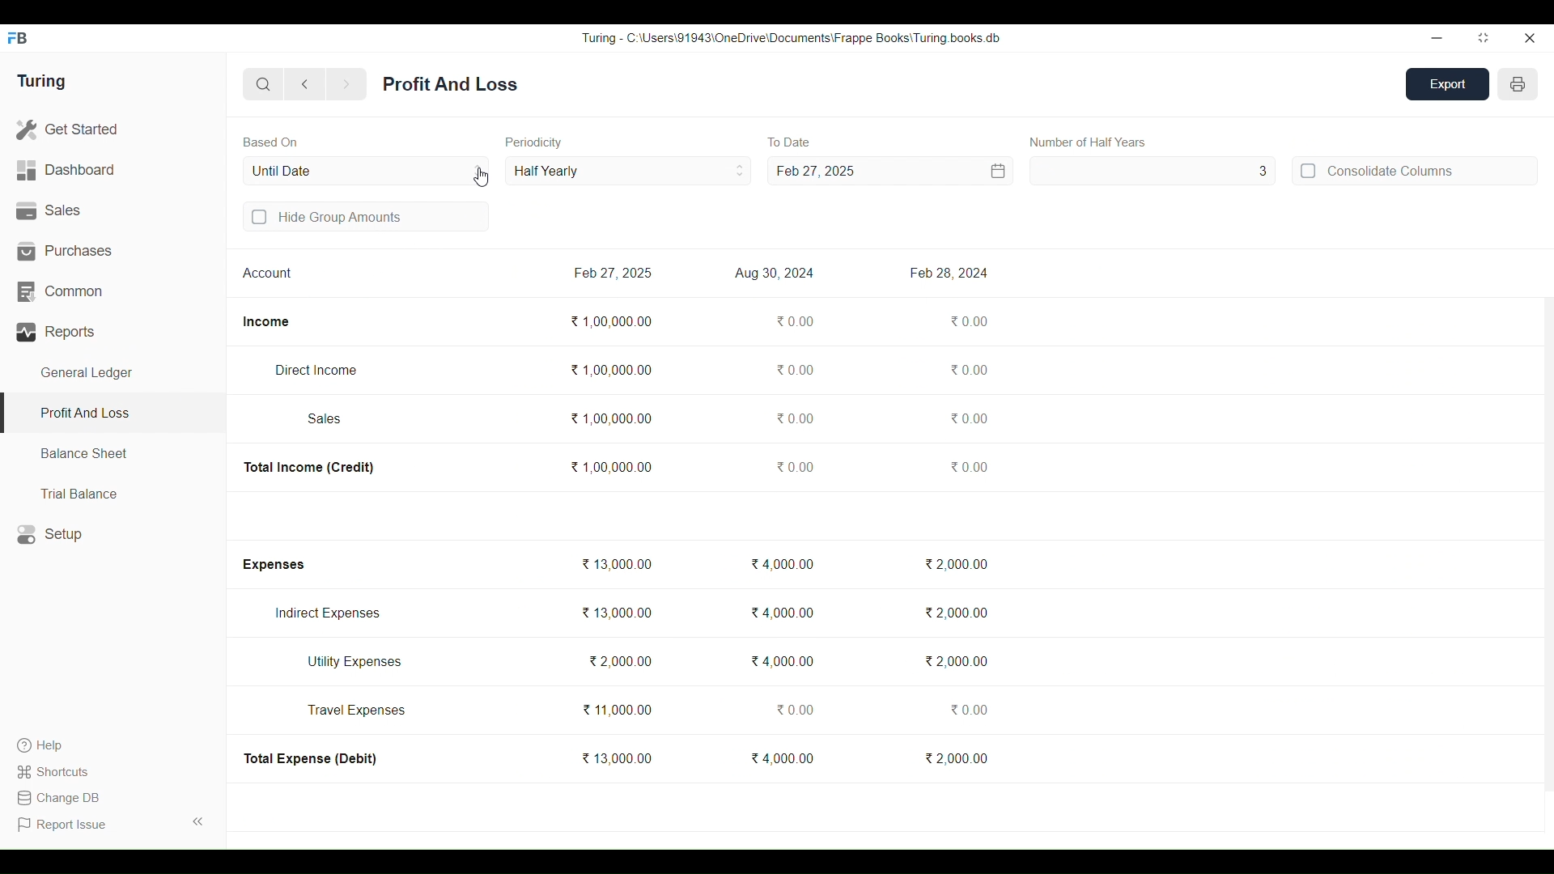  What do you see at coordinates (113, 454) in the screenshot?
I see `Balance Sheet` at bounding box center [113, 454].